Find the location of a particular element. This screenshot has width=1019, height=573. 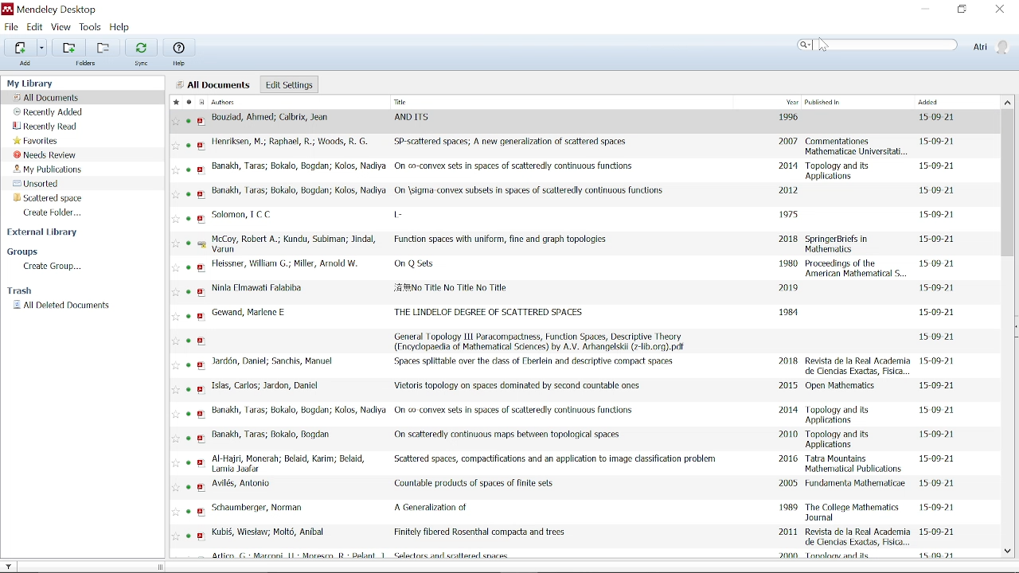

My Library is located at coordinates (70, 84).